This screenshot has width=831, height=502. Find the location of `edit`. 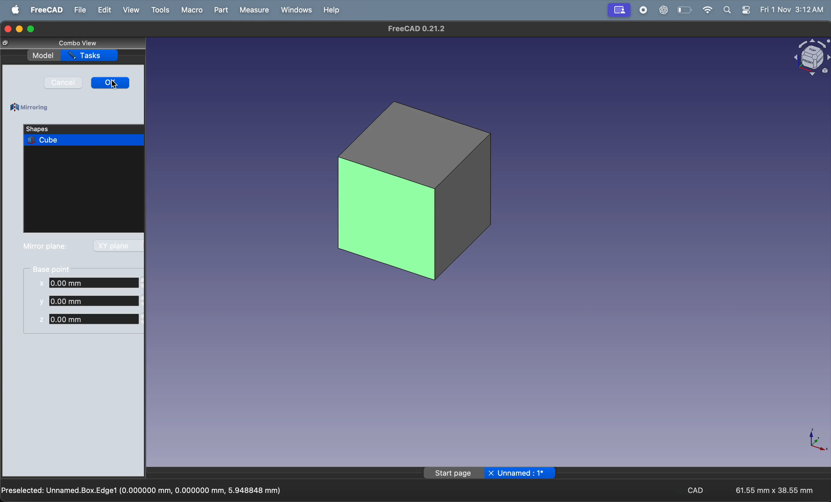

edit is located at coordinates (103, 10).